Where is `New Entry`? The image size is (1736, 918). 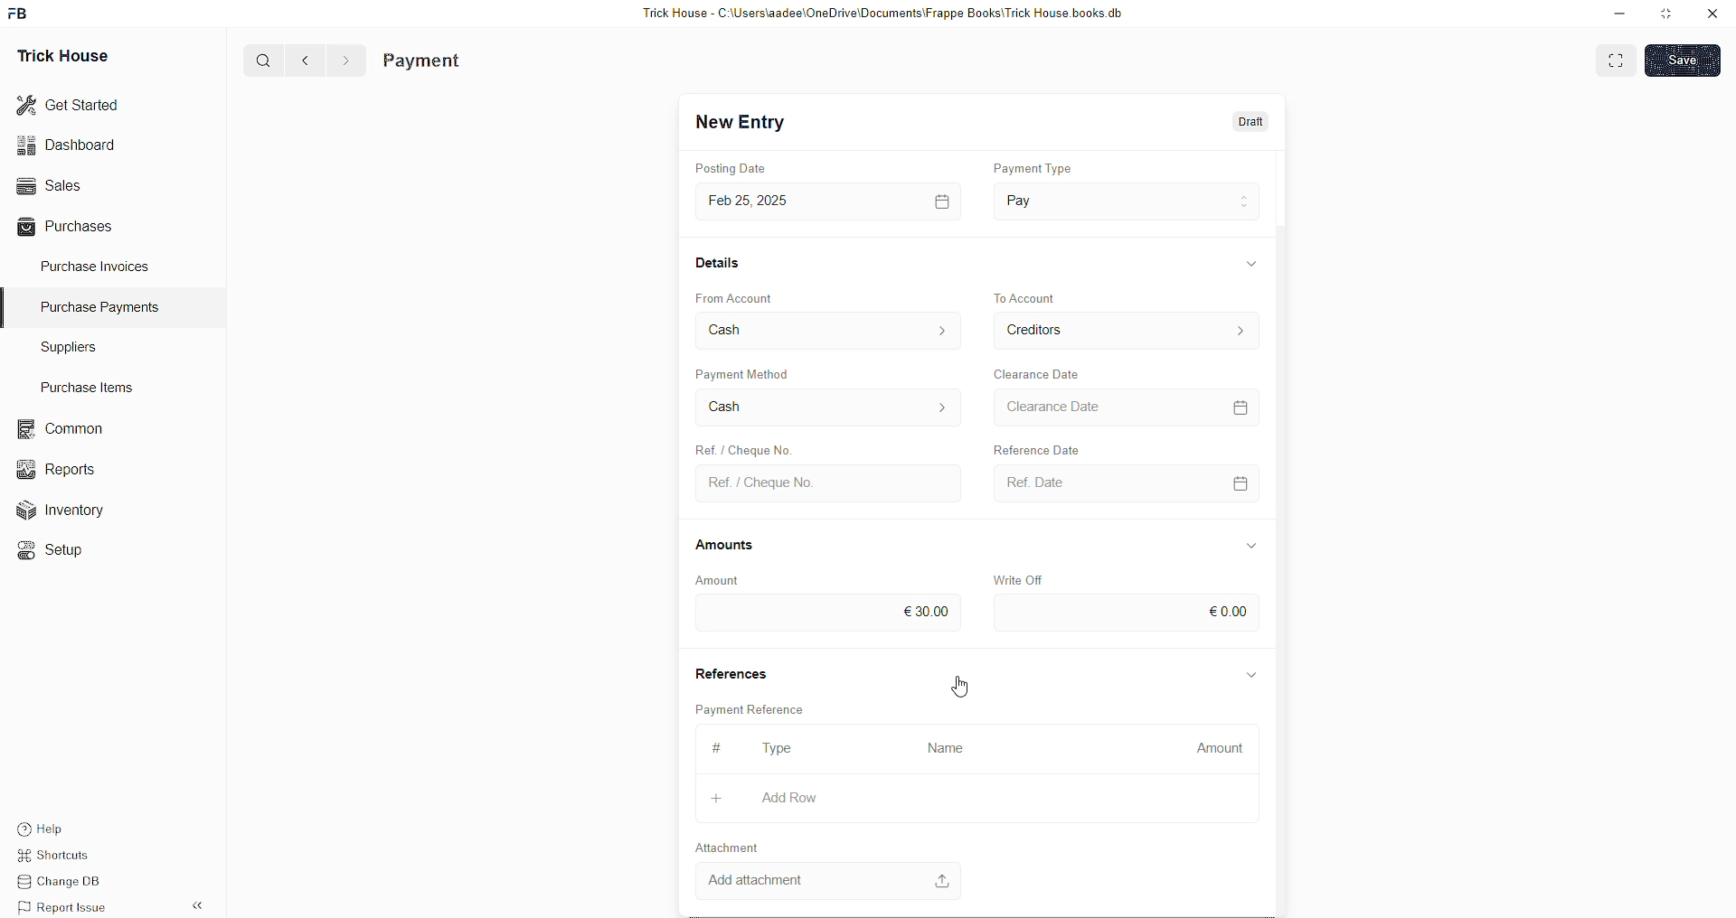
New Entry is located at coordinates (745, 123).